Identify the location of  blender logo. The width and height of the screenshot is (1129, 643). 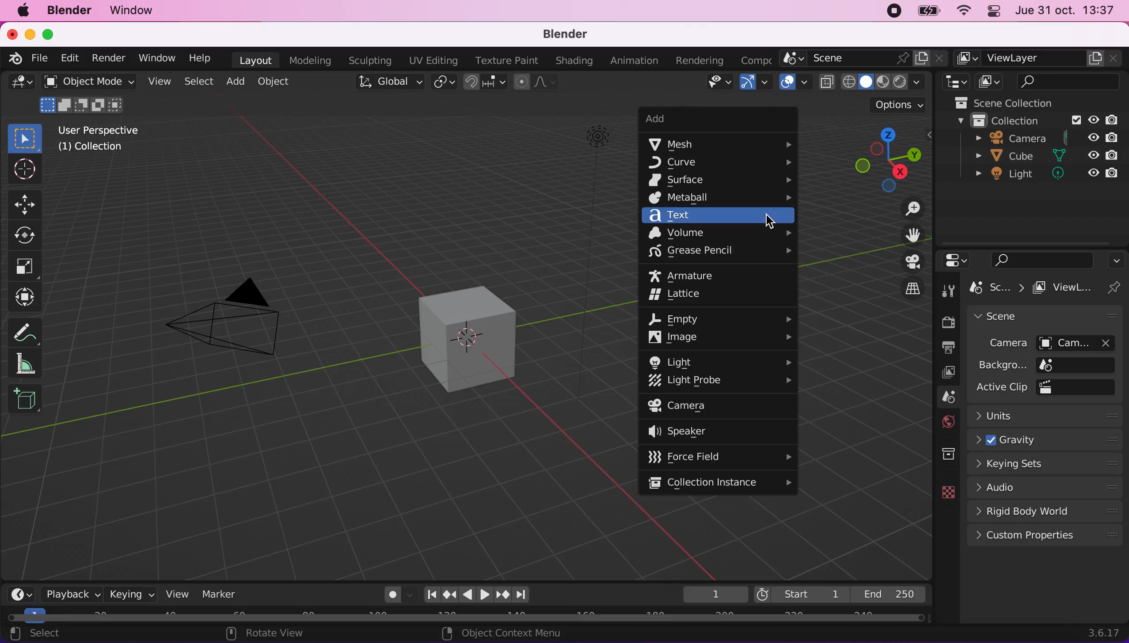
(15, 59).